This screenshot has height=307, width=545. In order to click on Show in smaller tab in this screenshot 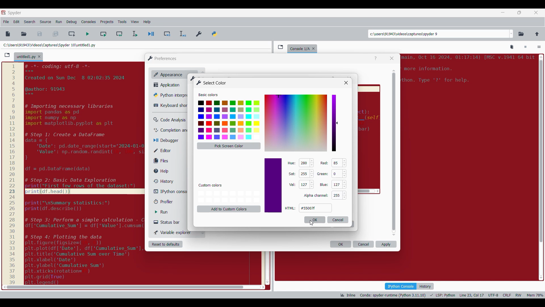, I will do `click(519, 13)`.